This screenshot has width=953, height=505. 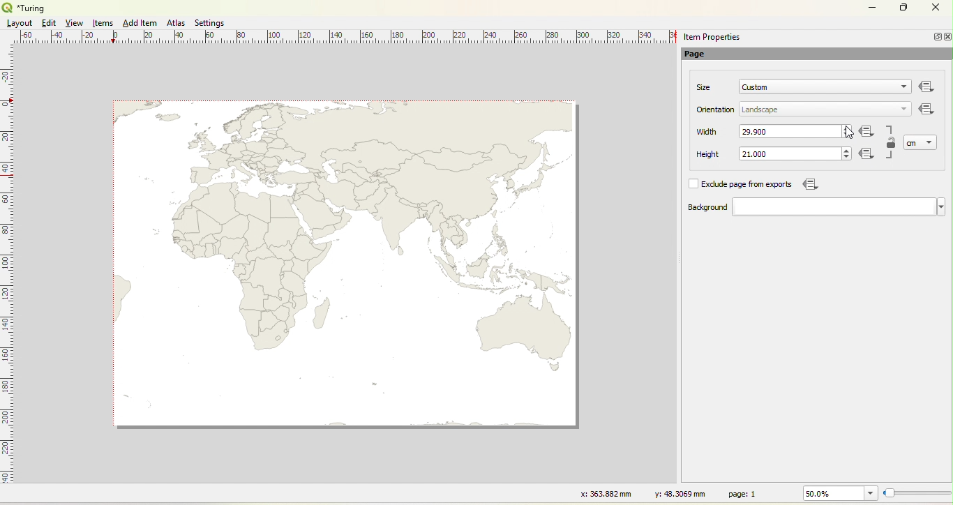 What do you see at coordinates (692, 183) in the screenshot?
I see `Check box` at bounding box center [692, 183].